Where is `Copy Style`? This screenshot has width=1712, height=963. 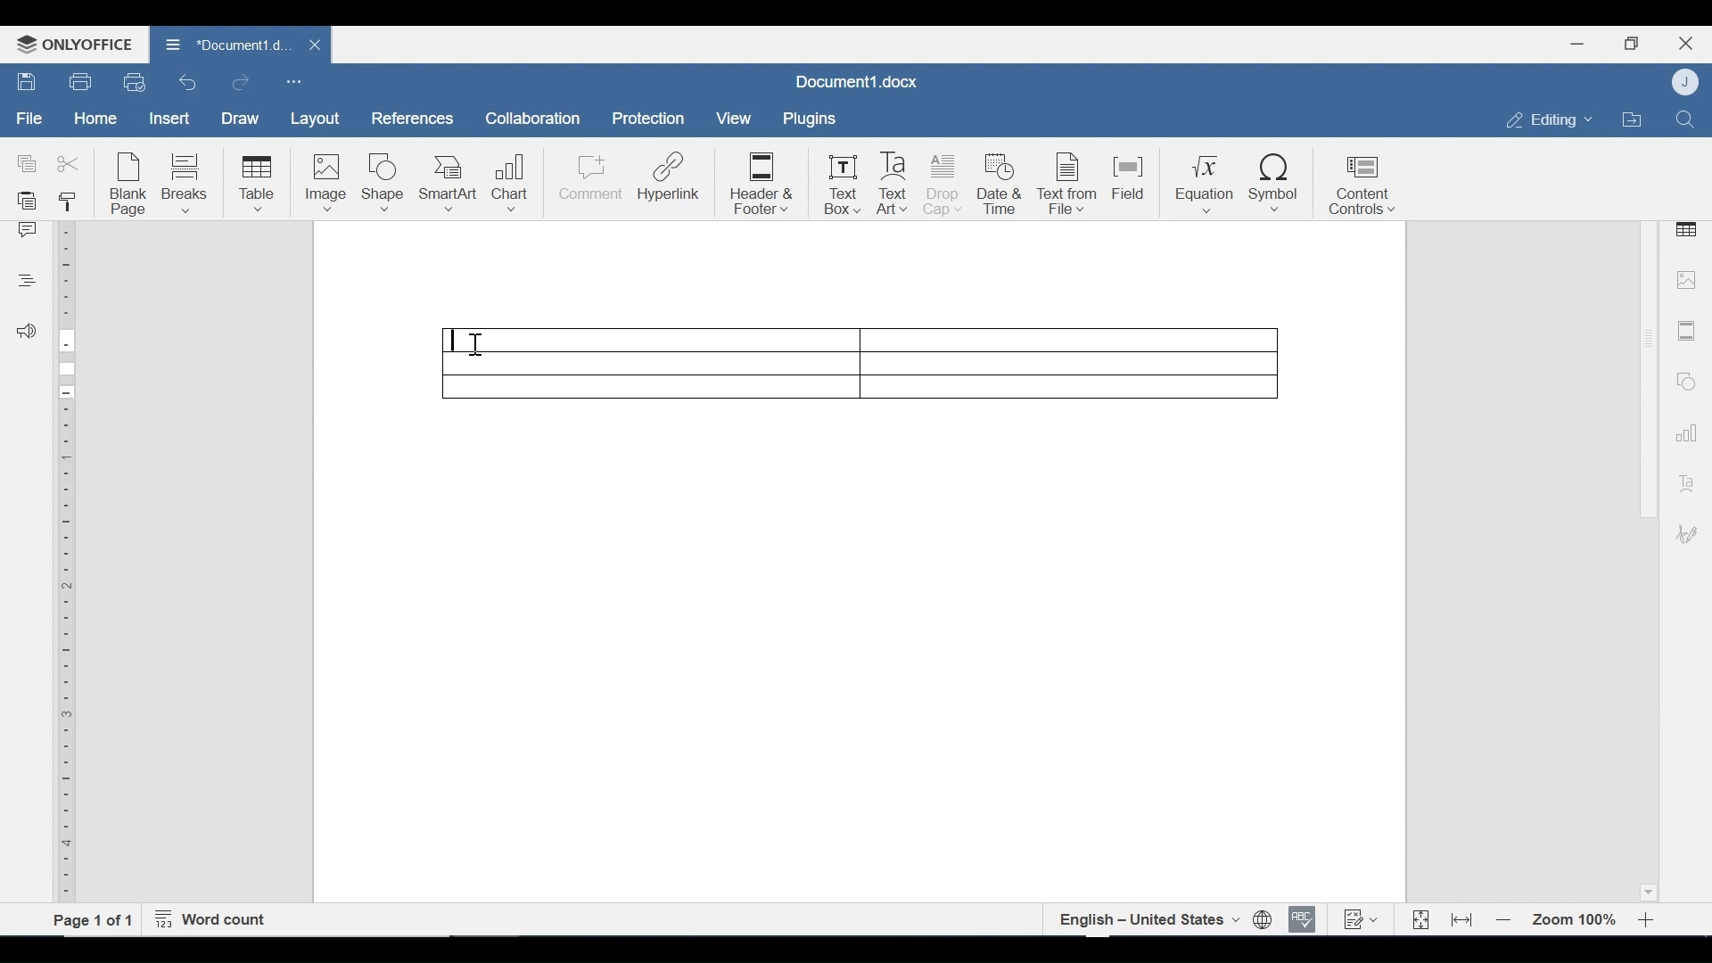
Copy Style is located at coordinates (70, 202).